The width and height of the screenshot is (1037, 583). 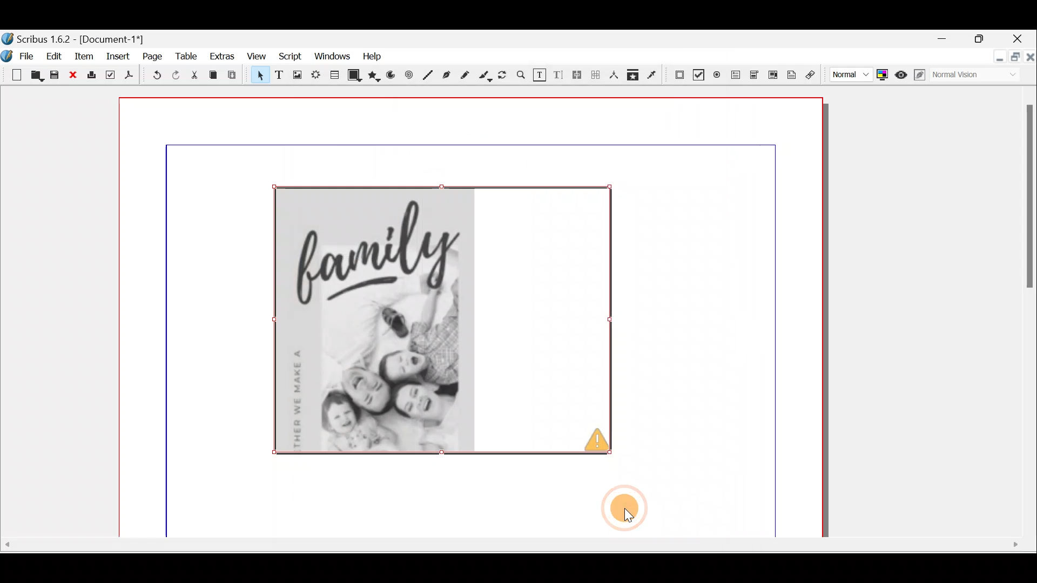 I want to click on Edit contents of frame, so click(x=538, y=74).